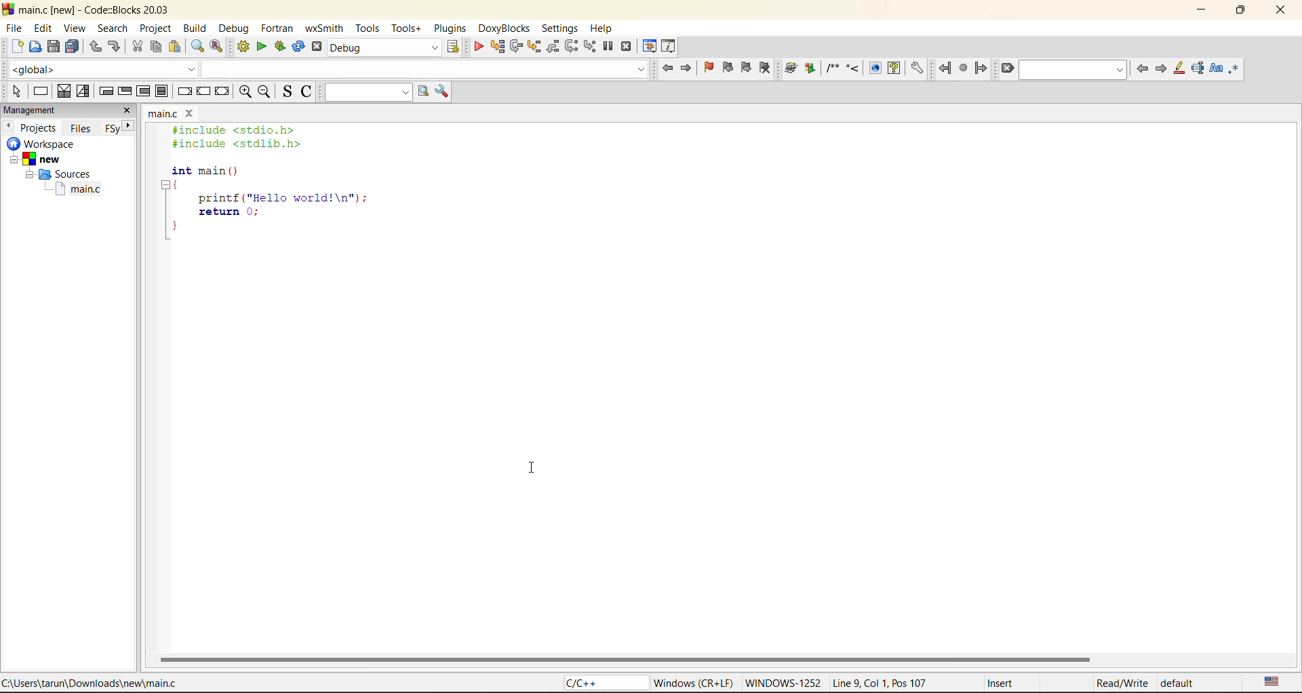 This screenshot has height=693, width=1302. Describe the element at coordinates (748, 69) in the screenshot. I see `next bookmark` at that location.